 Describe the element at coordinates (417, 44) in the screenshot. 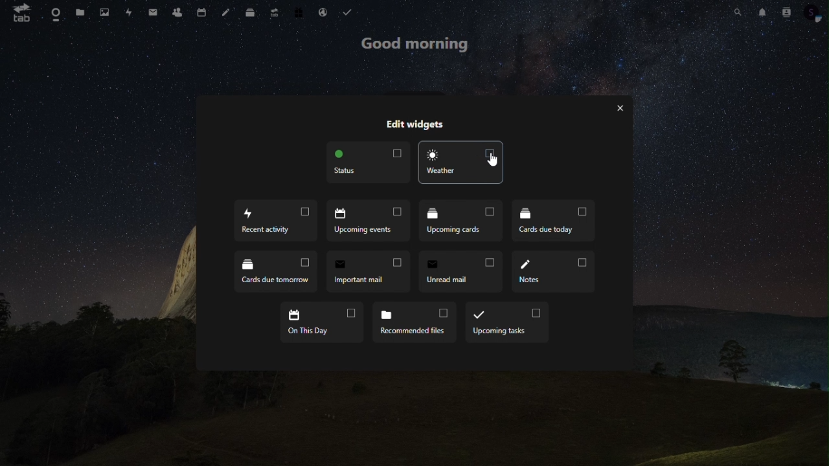

I see `good morning` at that location.